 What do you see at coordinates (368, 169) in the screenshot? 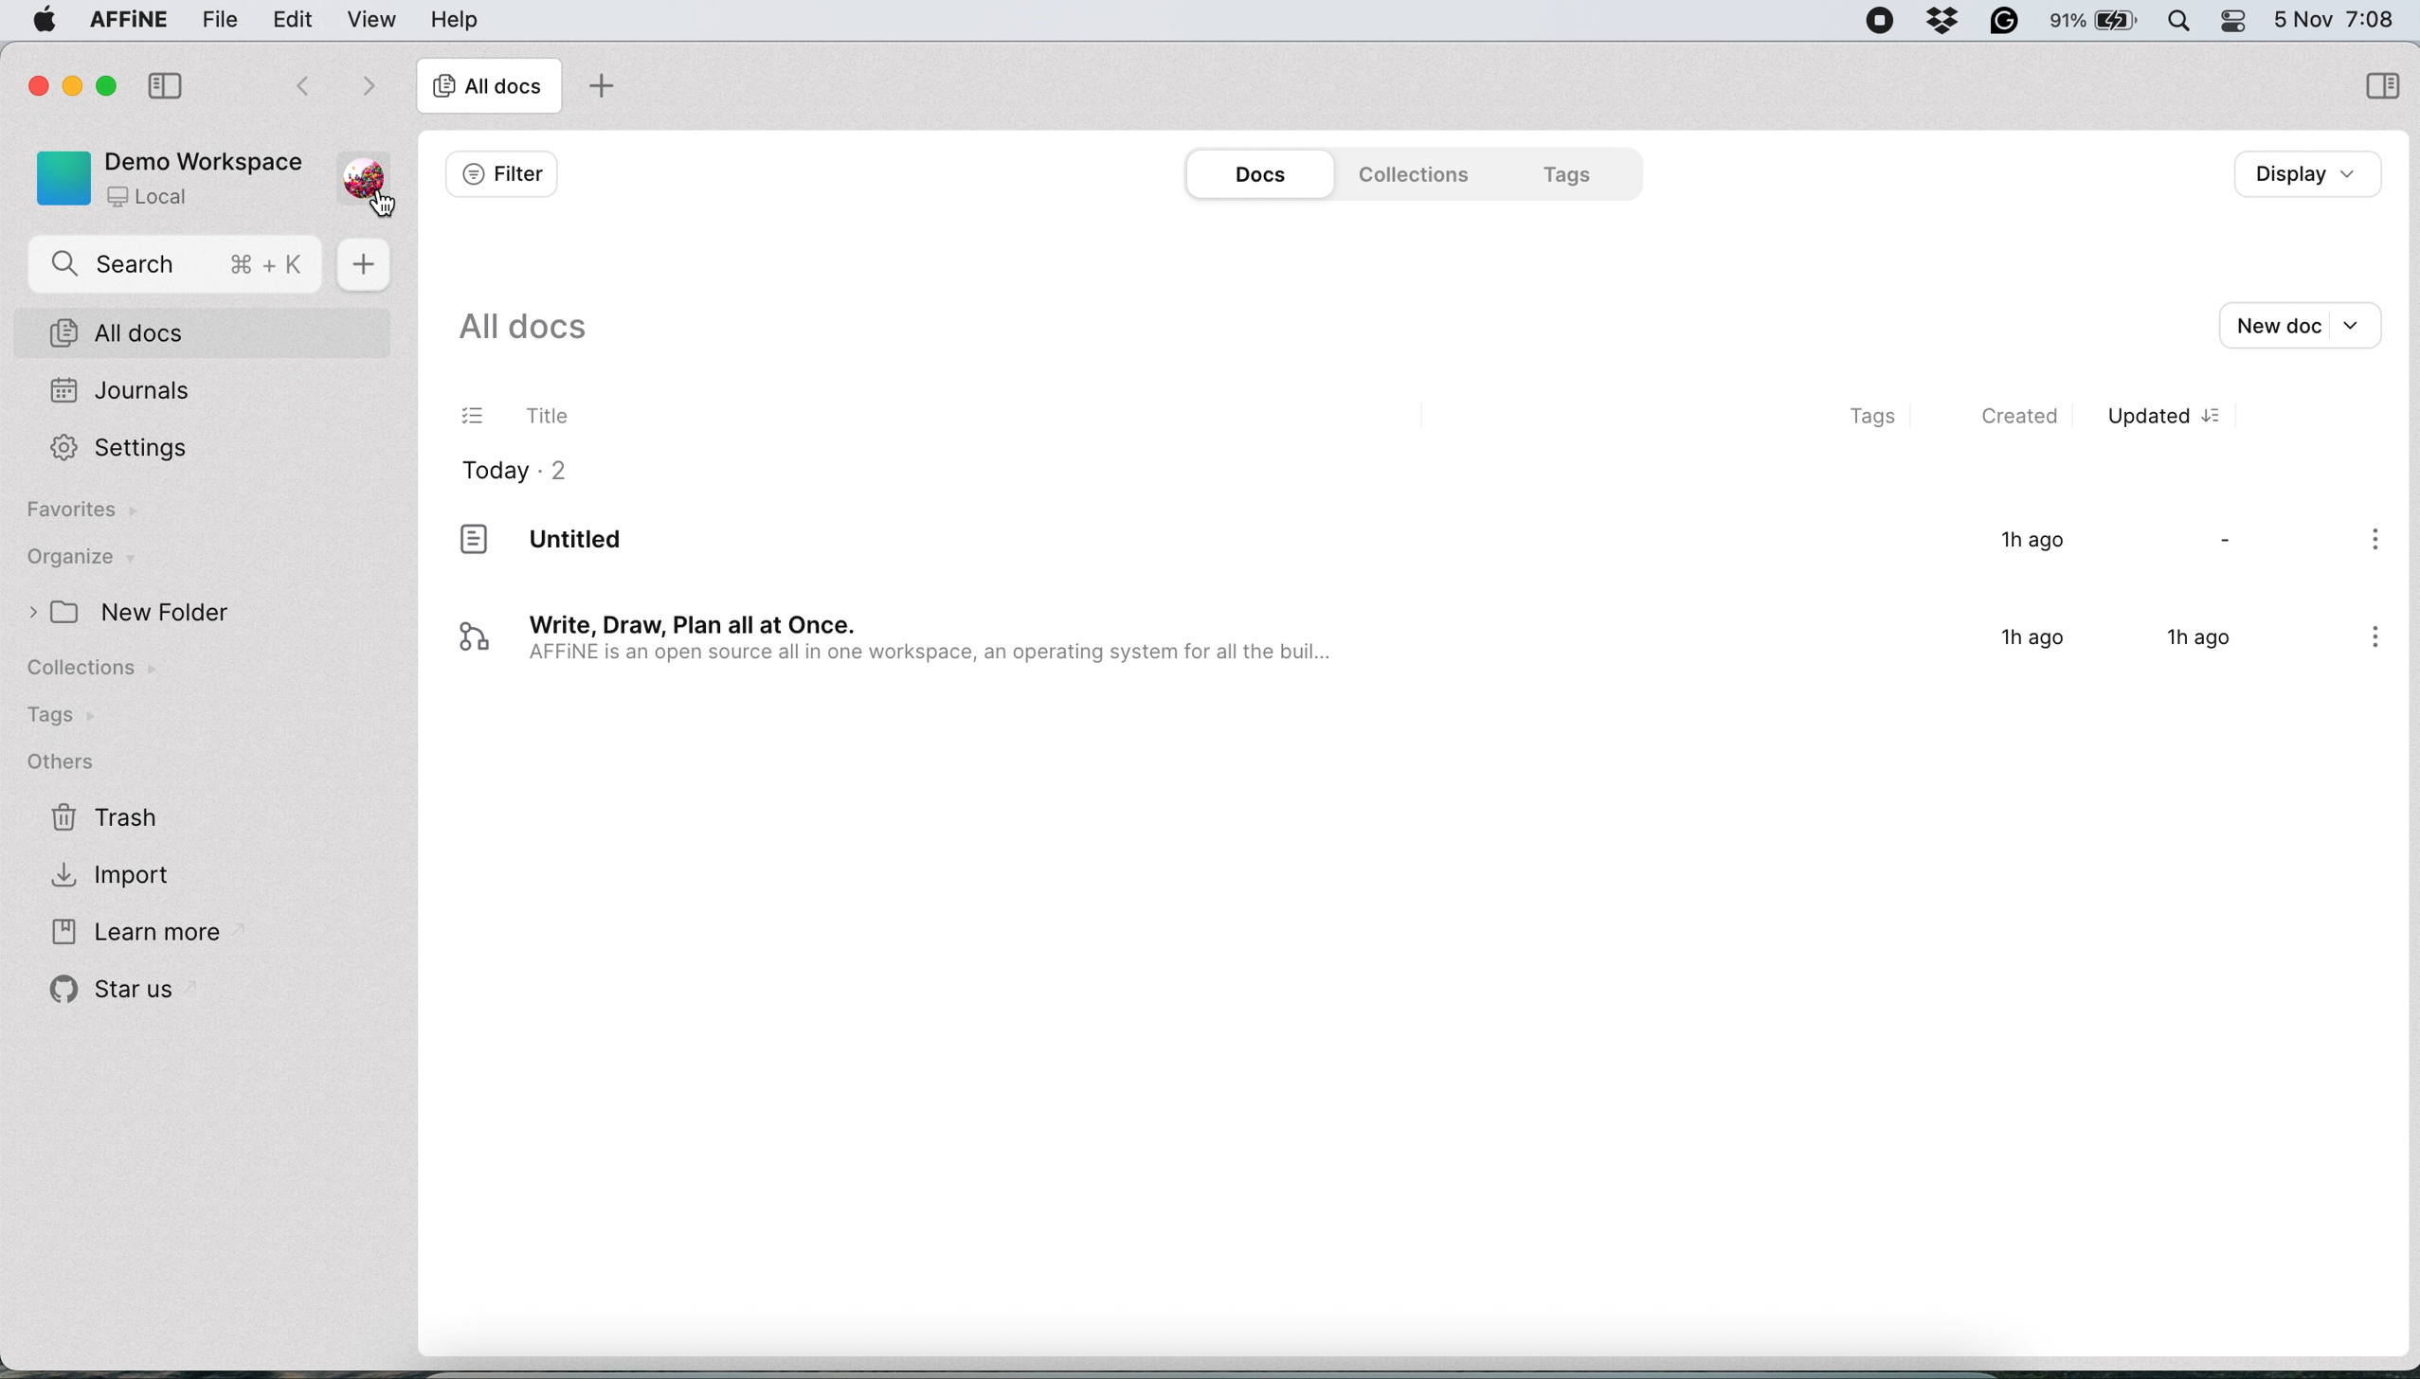
I see `profile` at bounding box center [368, 169].